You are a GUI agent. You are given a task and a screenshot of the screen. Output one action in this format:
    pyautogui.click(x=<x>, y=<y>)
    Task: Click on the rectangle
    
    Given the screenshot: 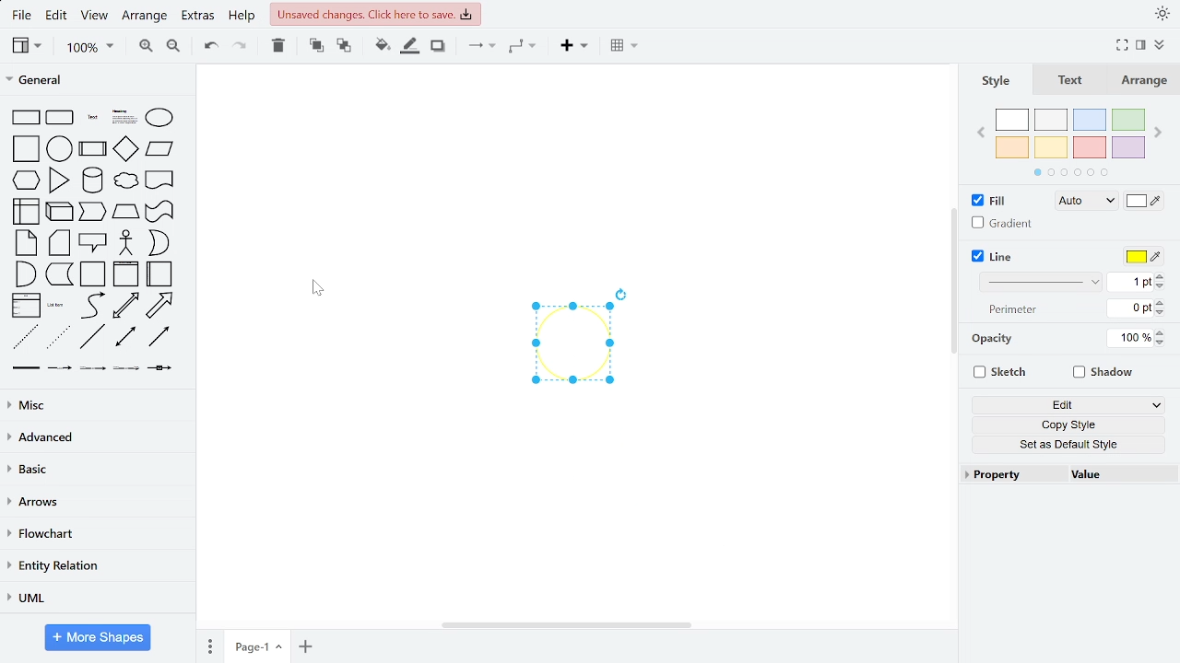 What is the action you would take?
    pyautogui.click(x=27, y=117)
    